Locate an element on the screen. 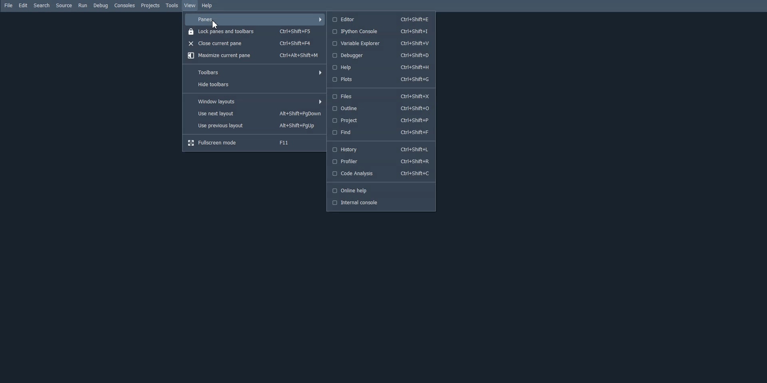  Debug is located at coordinates (100, 6).